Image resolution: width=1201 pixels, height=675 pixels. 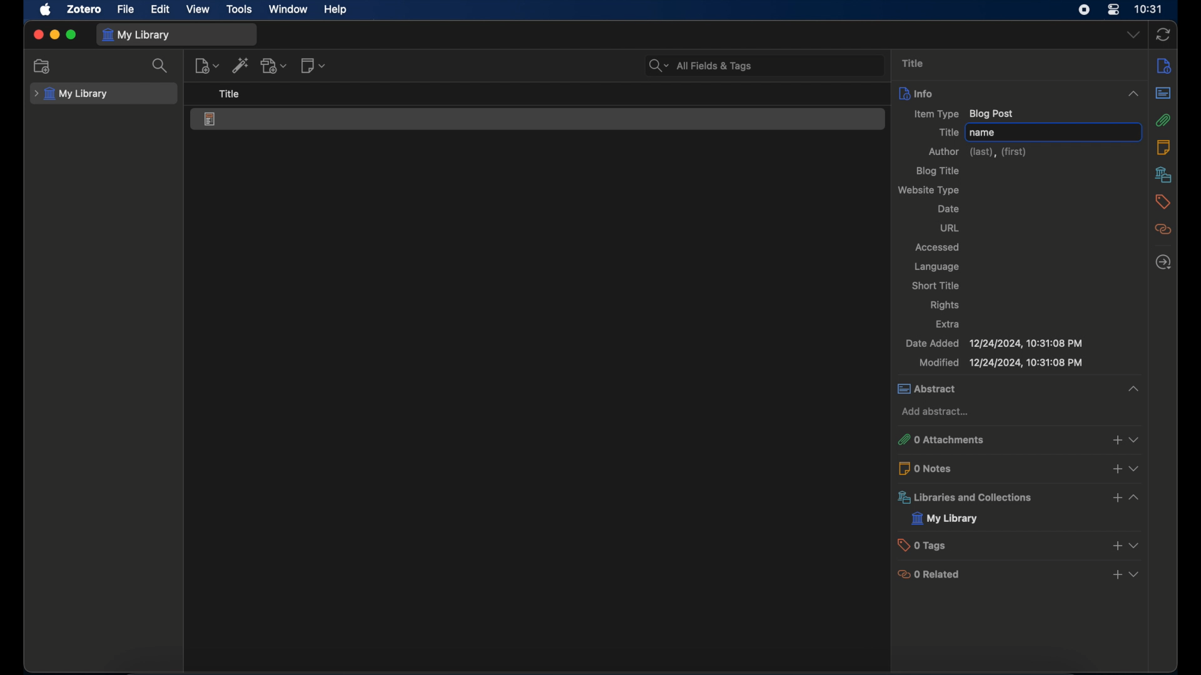 What do you see at coordinates (125, 9) in the screenshot?
I see `file` at bounding box center [125, 9].